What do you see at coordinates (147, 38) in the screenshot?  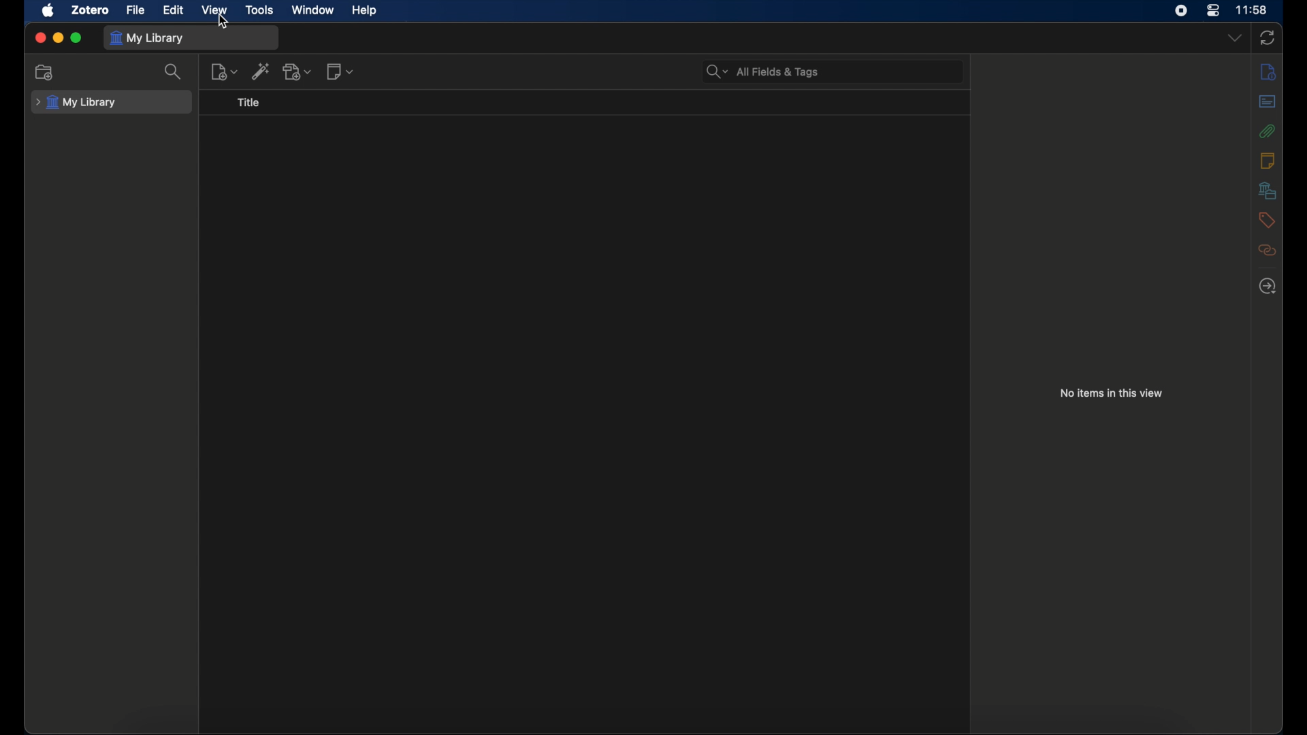 I see `my library` at bounding box center [147, 38].